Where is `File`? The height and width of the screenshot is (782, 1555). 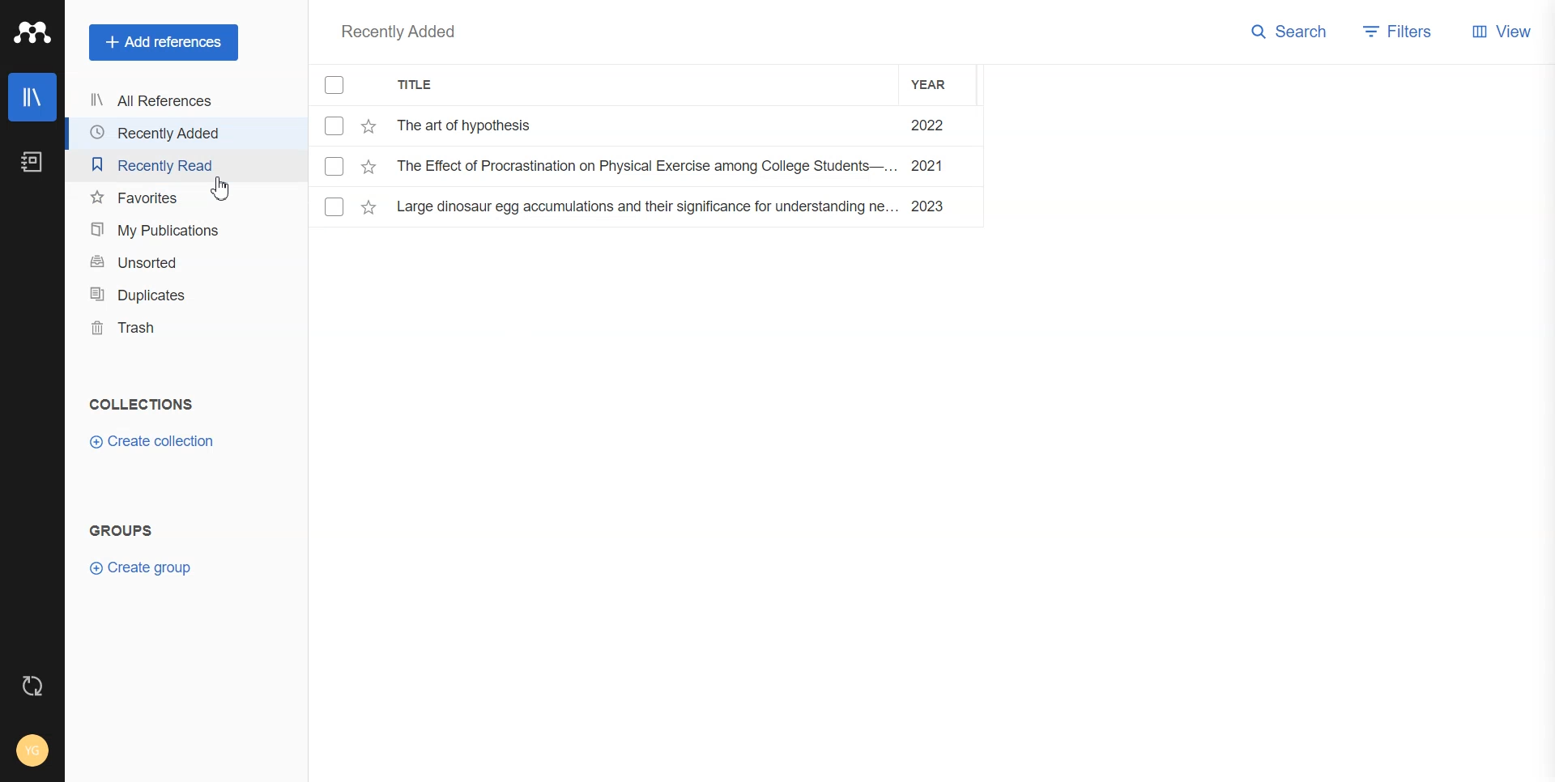 File is located at coordinates (650, 206).